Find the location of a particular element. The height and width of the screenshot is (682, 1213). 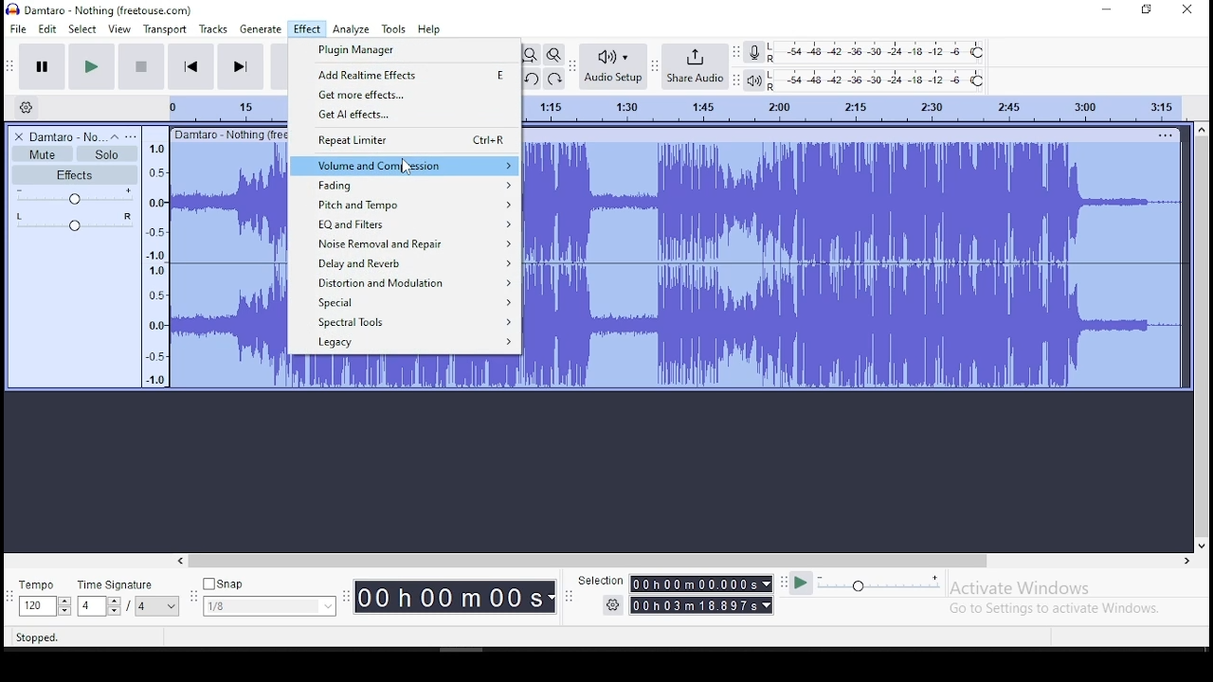

skip to end is located at coordinates (240, 67).